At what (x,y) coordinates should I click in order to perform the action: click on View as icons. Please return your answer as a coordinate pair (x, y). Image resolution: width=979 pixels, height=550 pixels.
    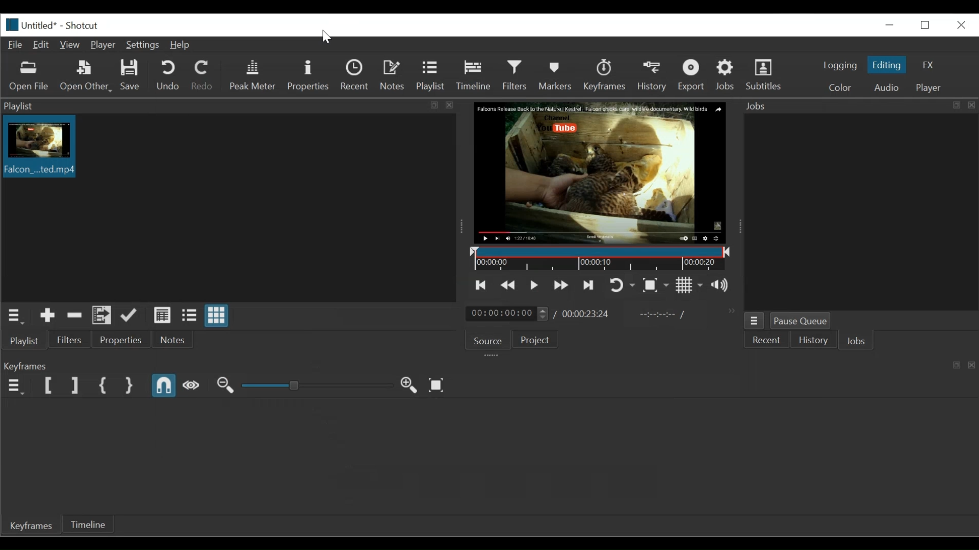
    Looking at the image, I should click on (217, 316).